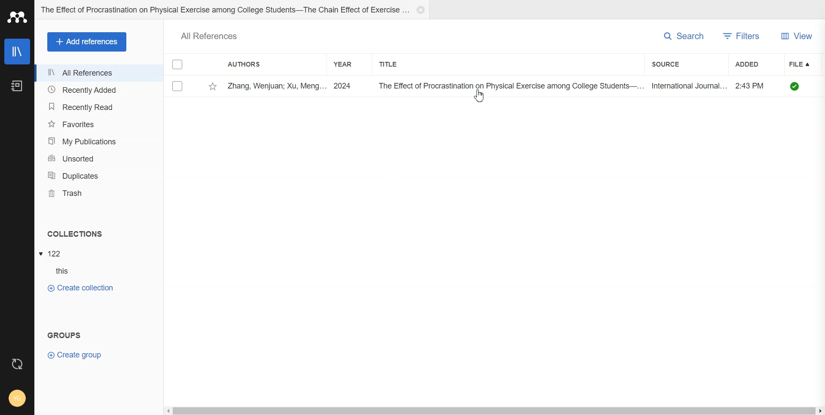 The height and width of the screenshot is (415, 825). Describe the element at coordinates (684, 64) in the screenshot. I see `Source` at that location.